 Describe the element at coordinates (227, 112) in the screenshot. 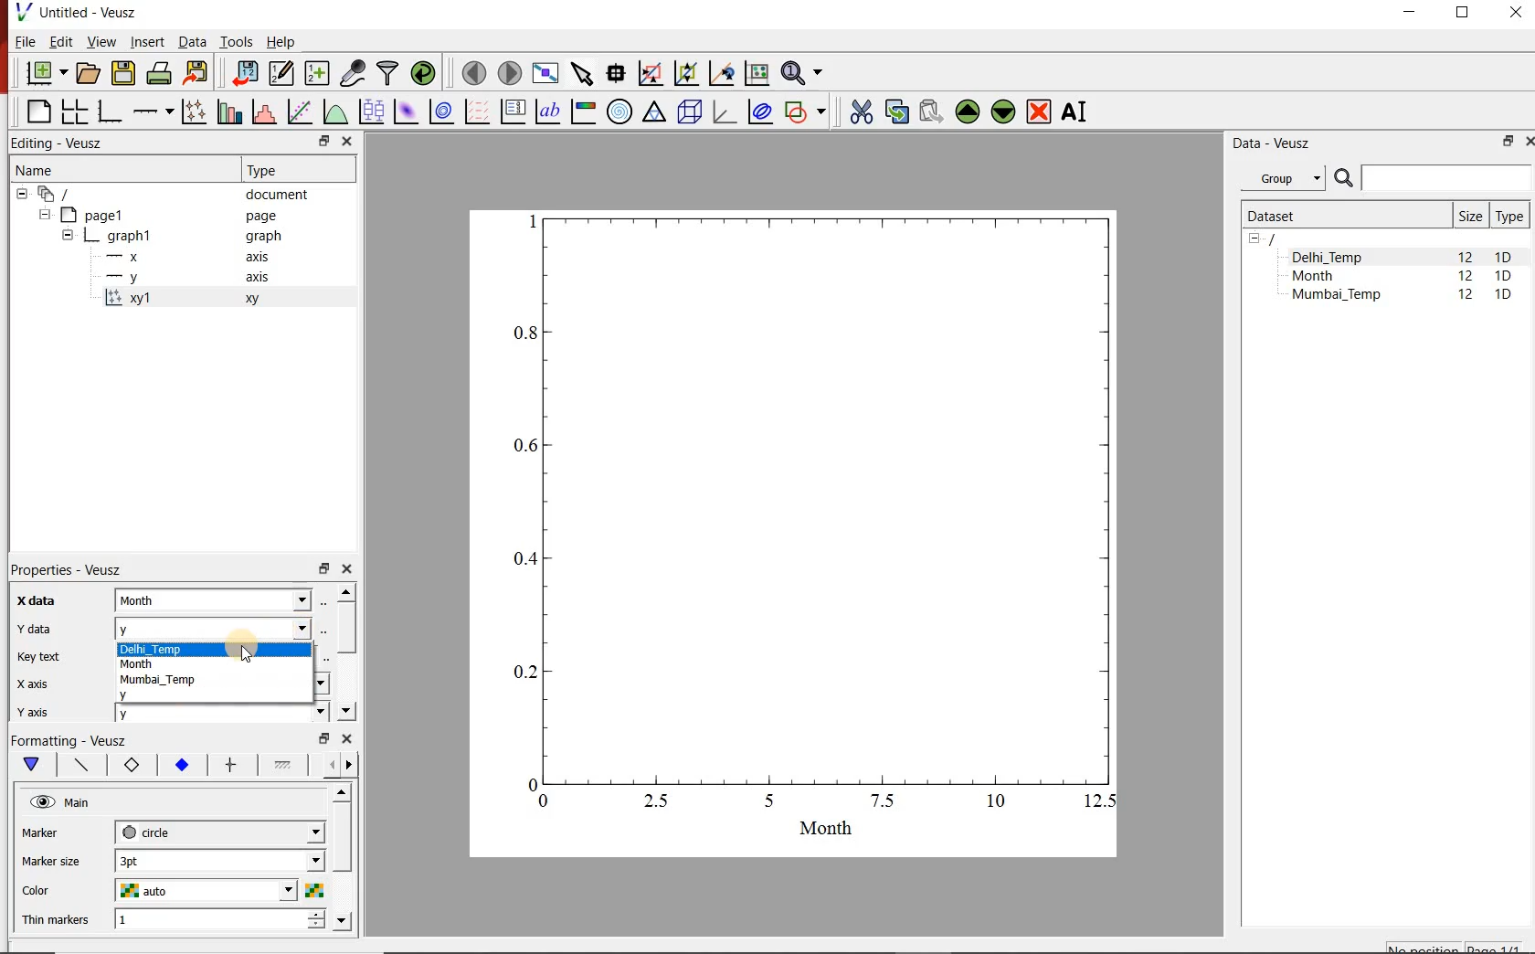

I see `plot bar charts` at that location.